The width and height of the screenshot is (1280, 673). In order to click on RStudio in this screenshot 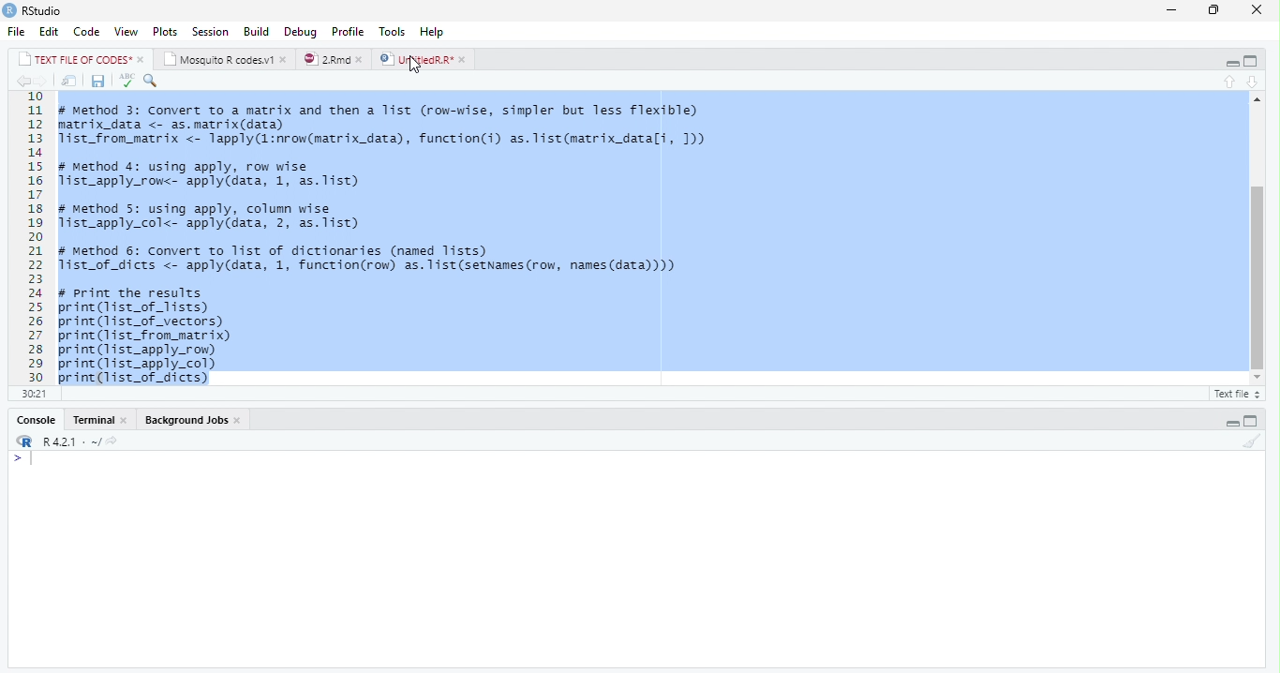, I will do `click(34, 10)`.